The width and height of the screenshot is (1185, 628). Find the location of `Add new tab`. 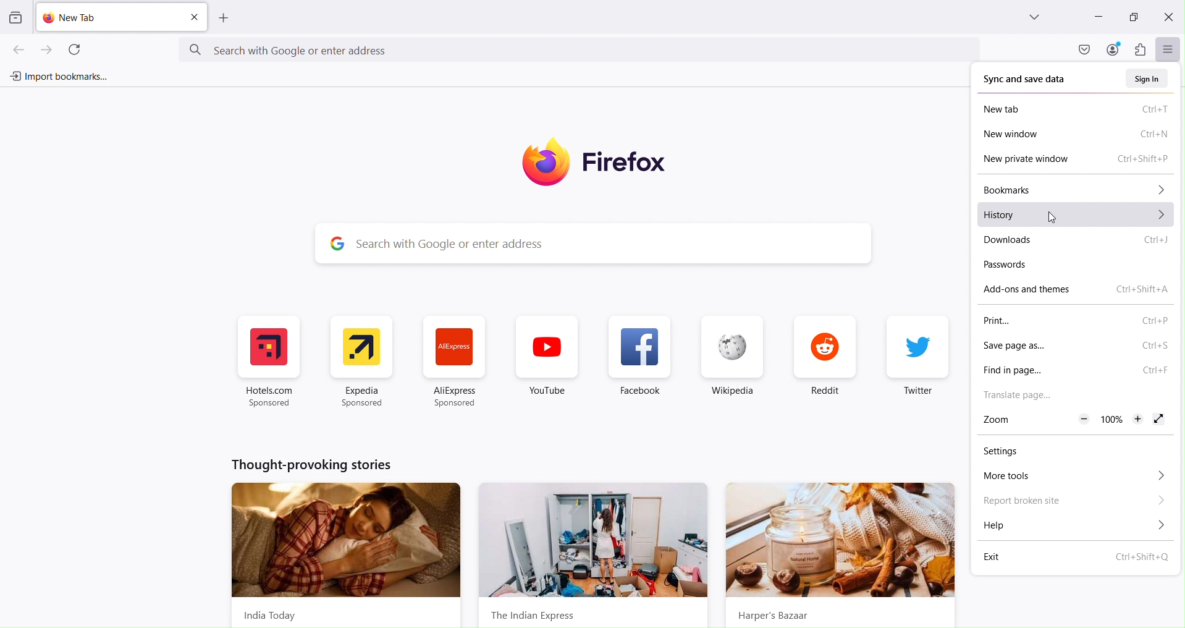

Add new tab is located at coordinates (109, 17).